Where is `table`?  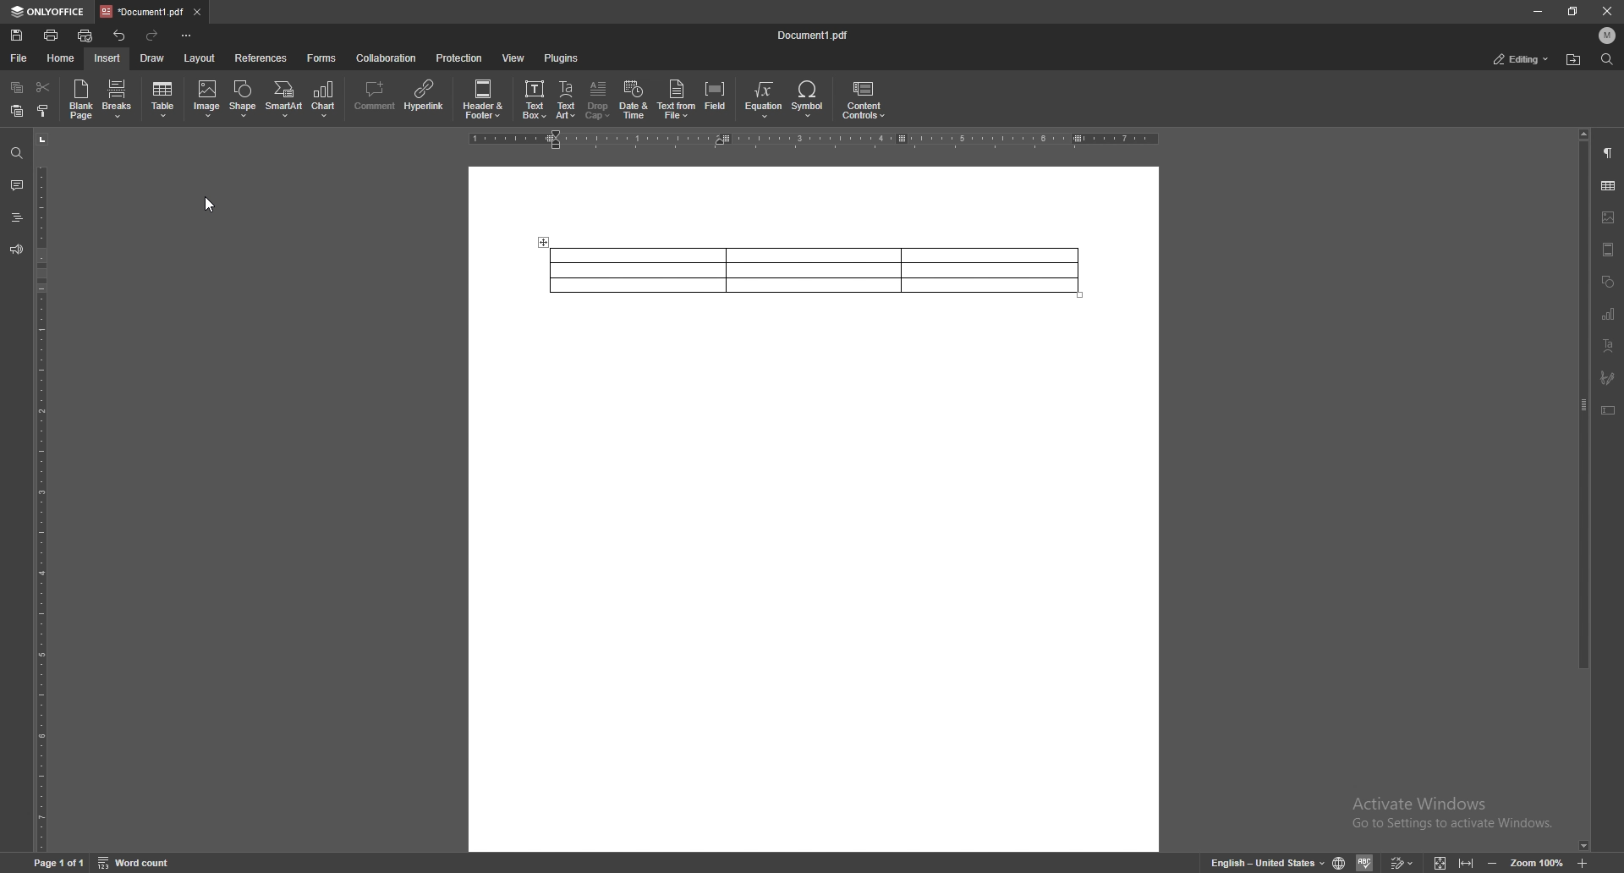 table is located at coordinates (164, 98).